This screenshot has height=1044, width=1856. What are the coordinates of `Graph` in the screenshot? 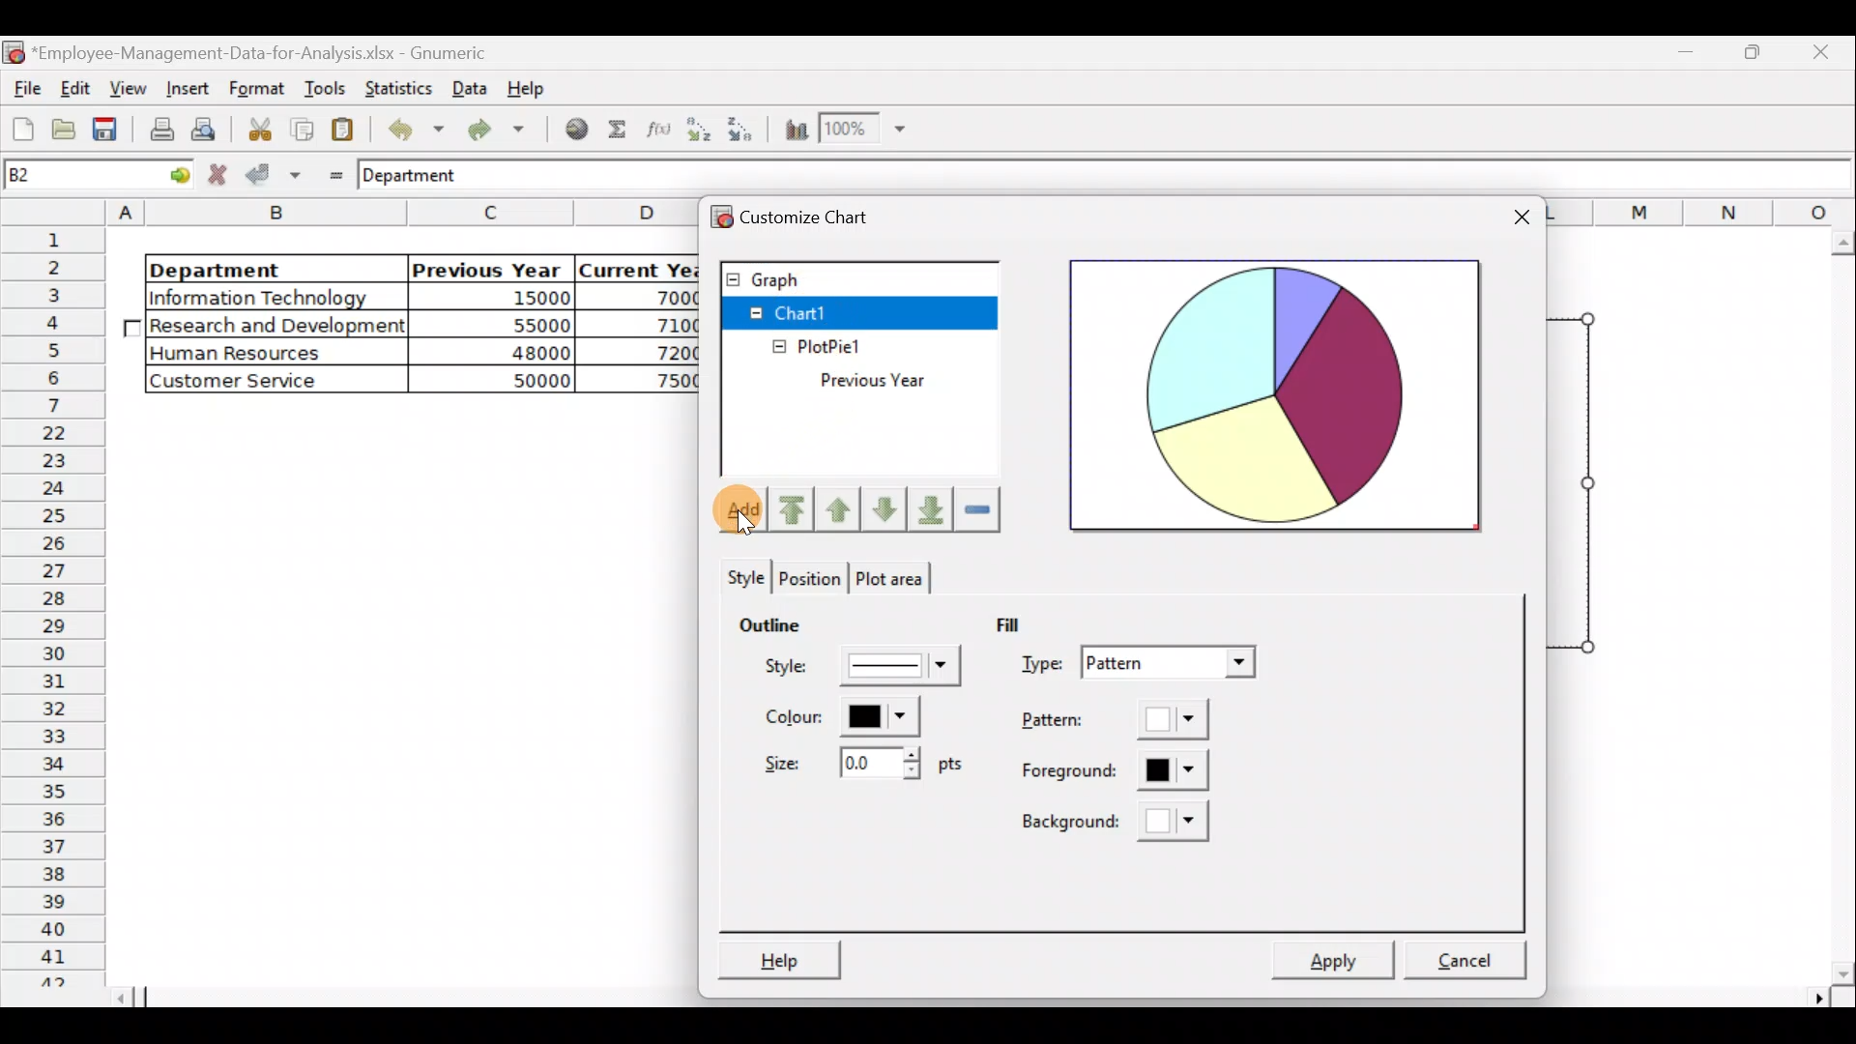 It's located at (858, 275).